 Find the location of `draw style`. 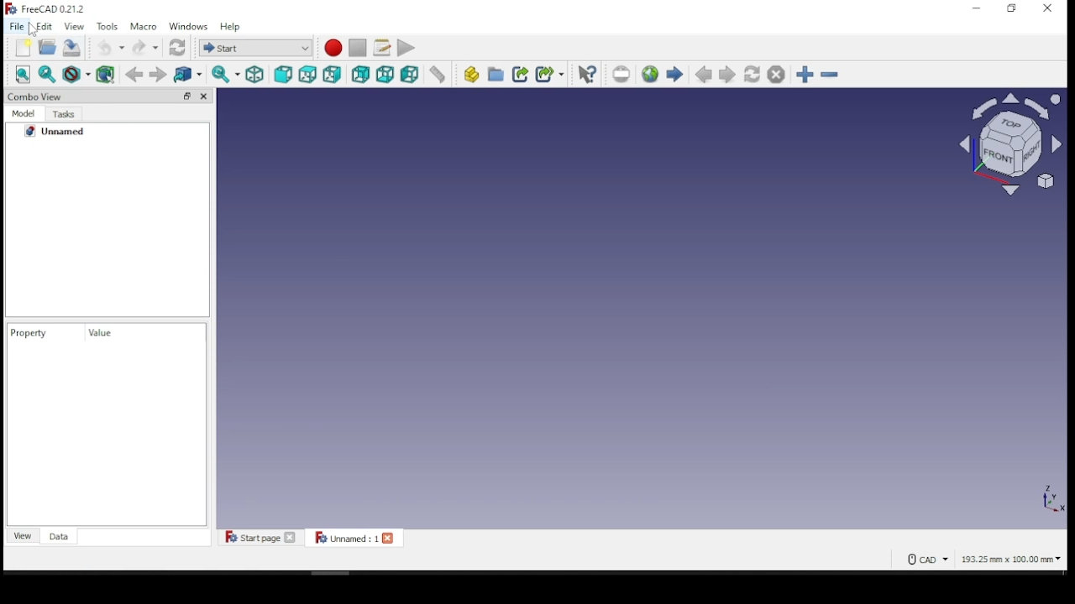

draw style is located at coordinates (71, 74).